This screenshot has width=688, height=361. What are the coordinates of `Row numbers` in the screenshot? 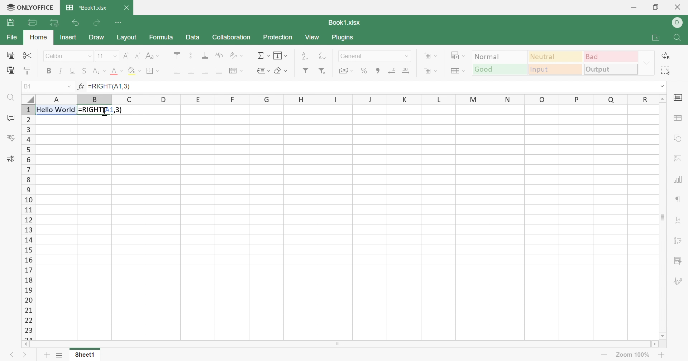 It's located at (28, 221).